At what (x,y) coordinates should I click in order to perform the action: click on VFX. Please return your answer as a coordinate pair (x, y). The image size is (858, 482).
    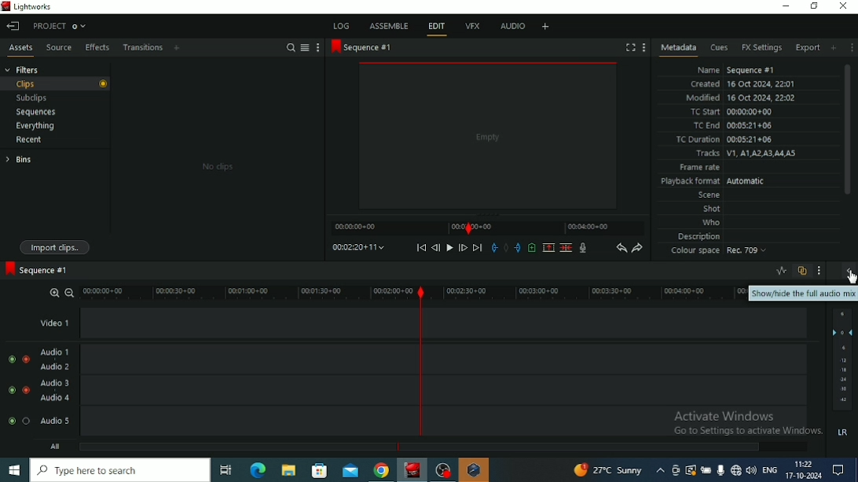
    Looking at the image, I should click on (472, 25).